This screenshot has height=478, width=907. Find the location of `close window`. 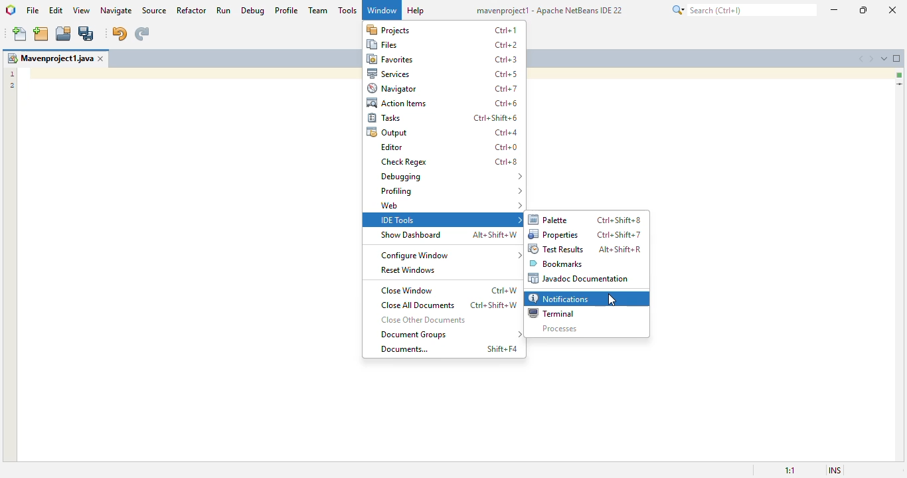

close window is located at coordinates (103, 58).